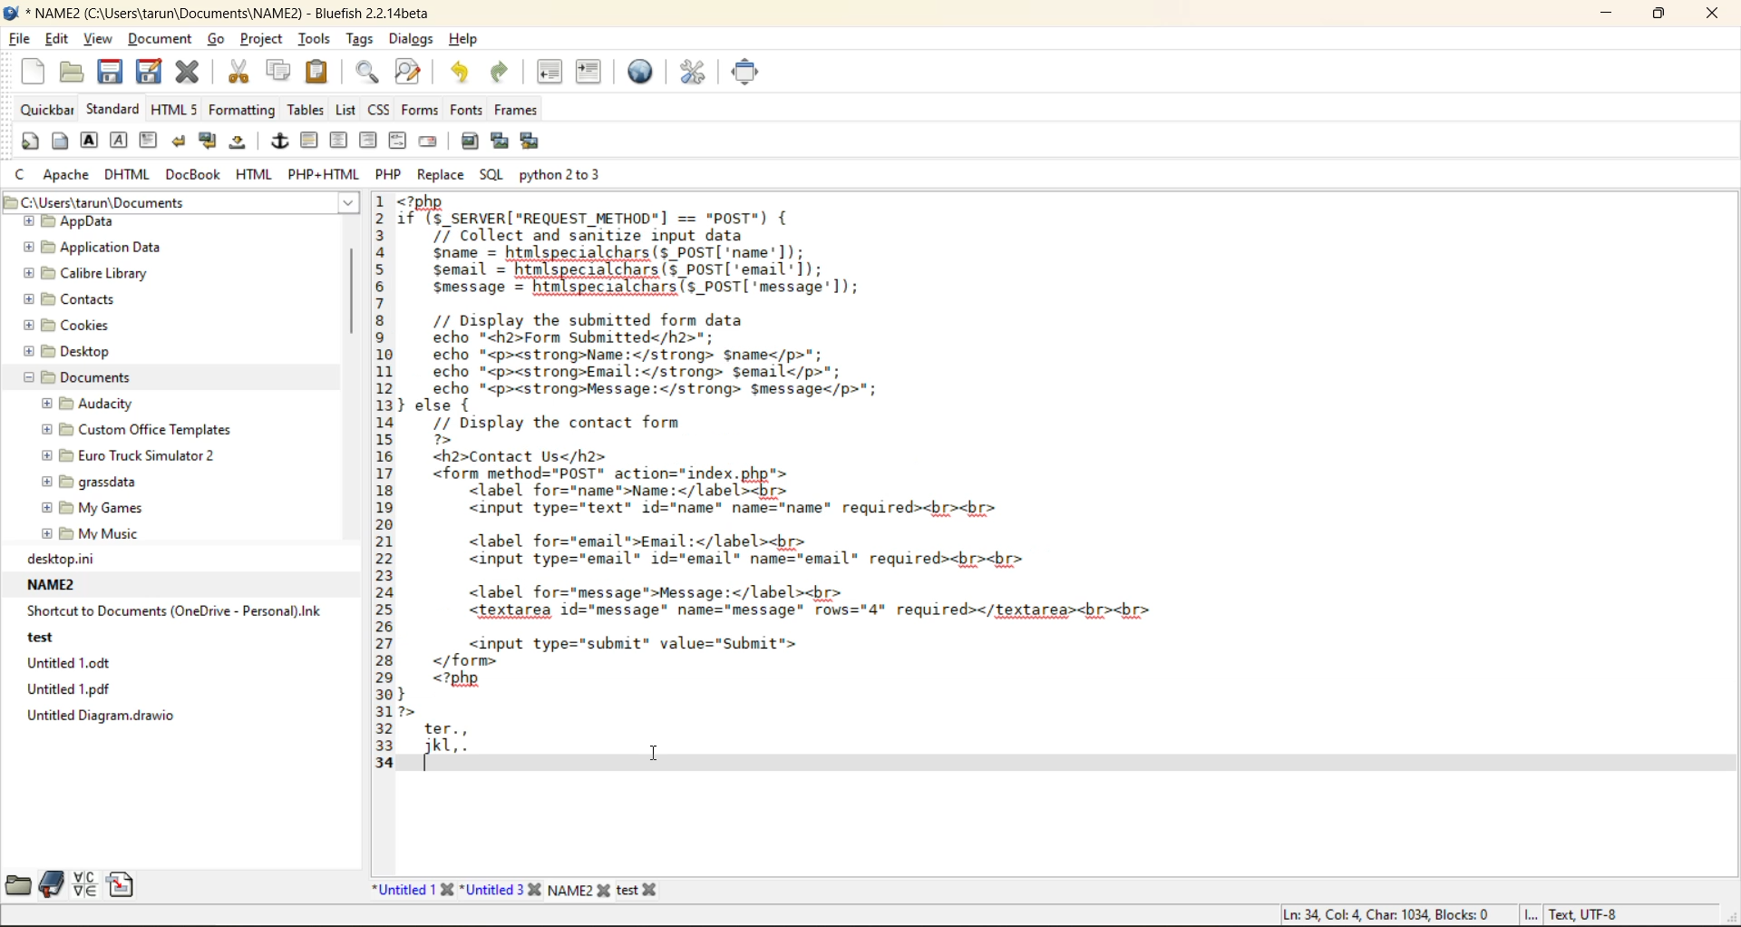 The height and width of the screenshot is (927, 1741). I want to click on preview in browser, so click(646, 73).